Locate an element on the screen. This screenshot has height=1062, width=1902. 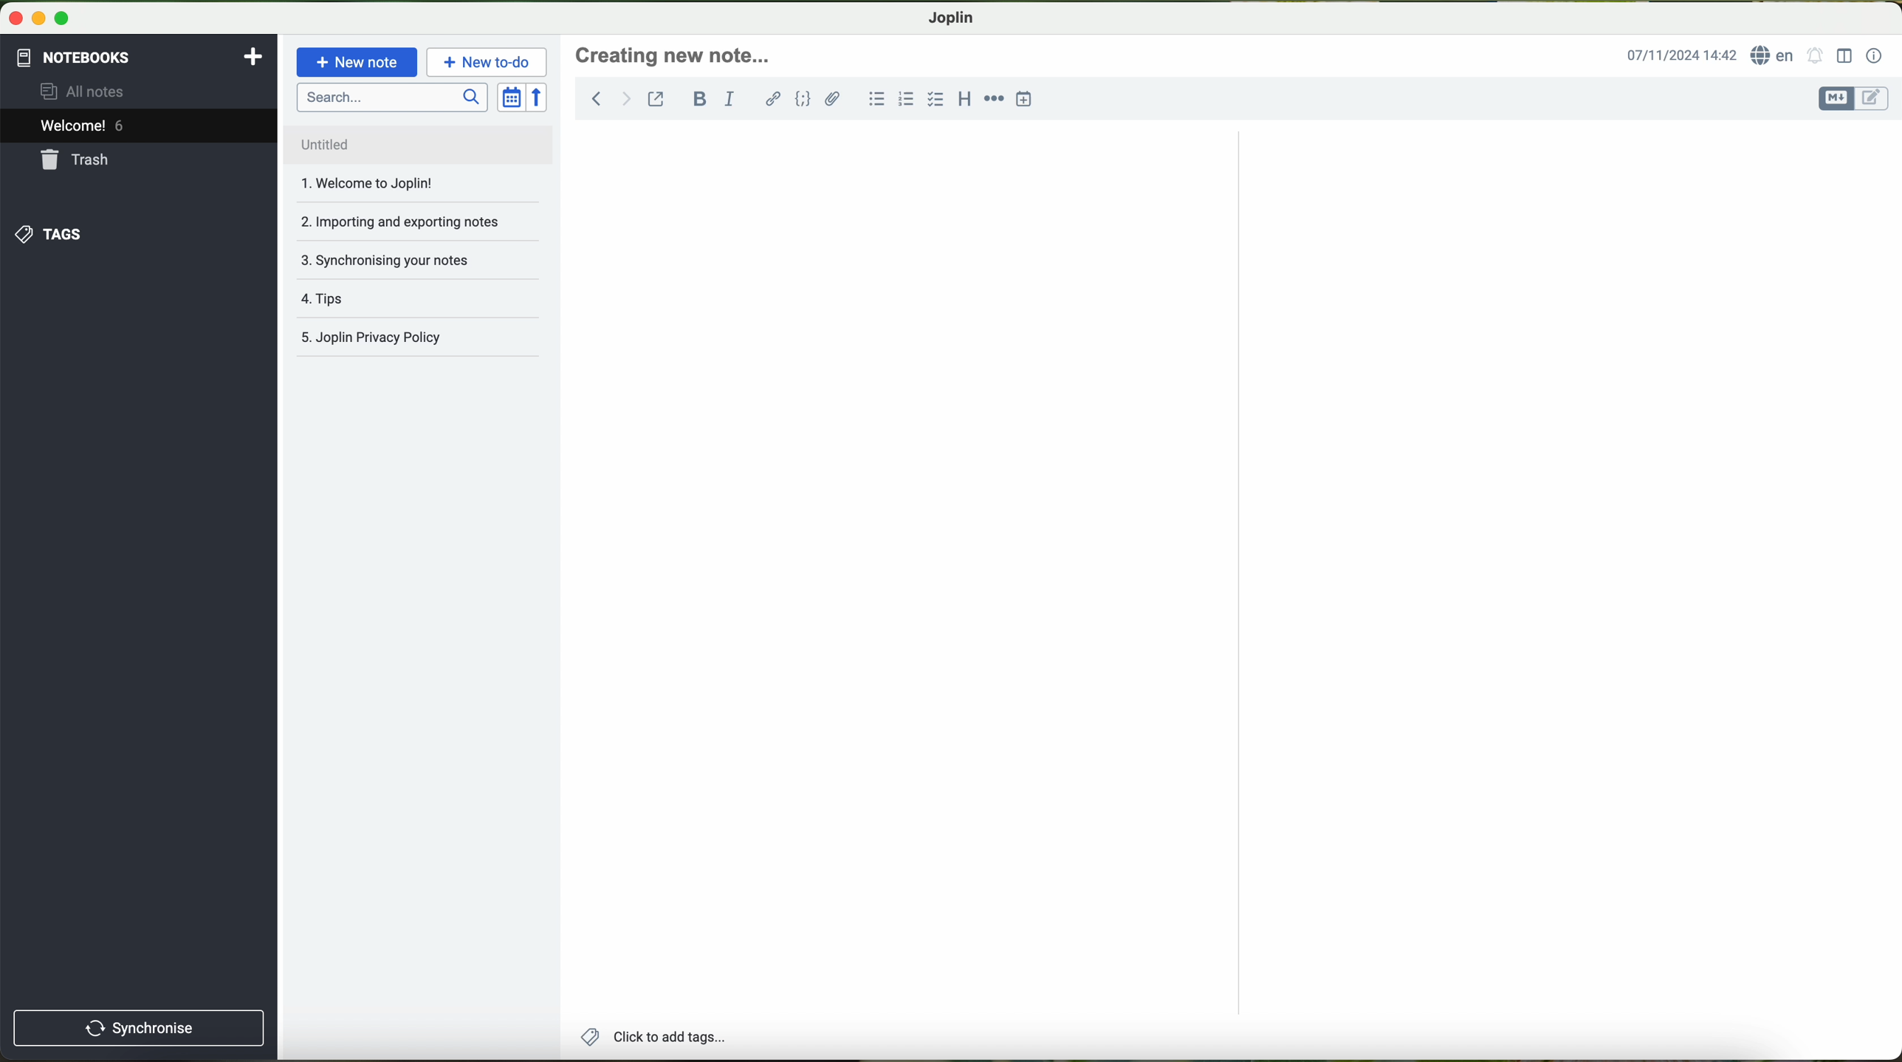
checkbox is located at coordinates (935, 100).